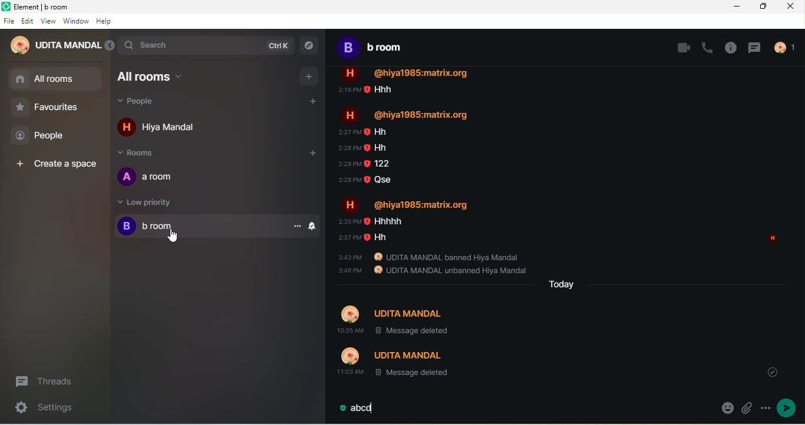  I want to click on people, so click(150, 102).